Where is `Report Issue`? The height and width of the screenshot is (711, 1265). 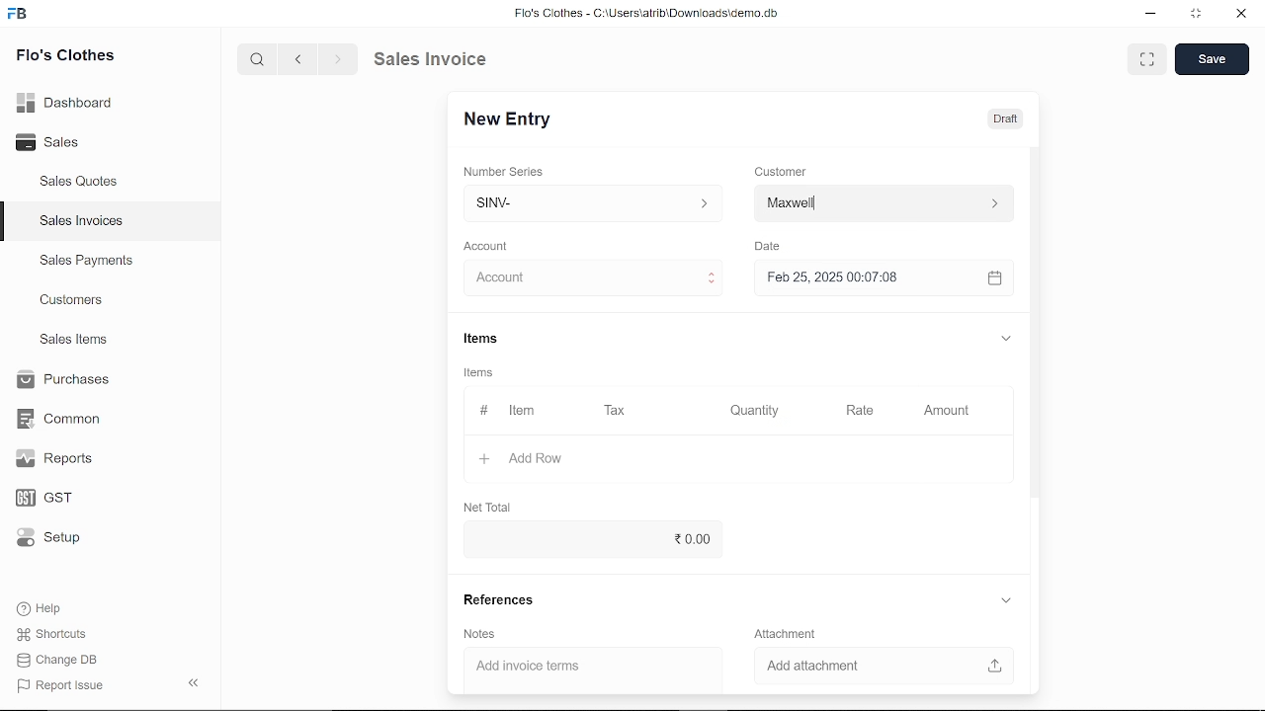
Report Issue is located at coordinates (60, 684).